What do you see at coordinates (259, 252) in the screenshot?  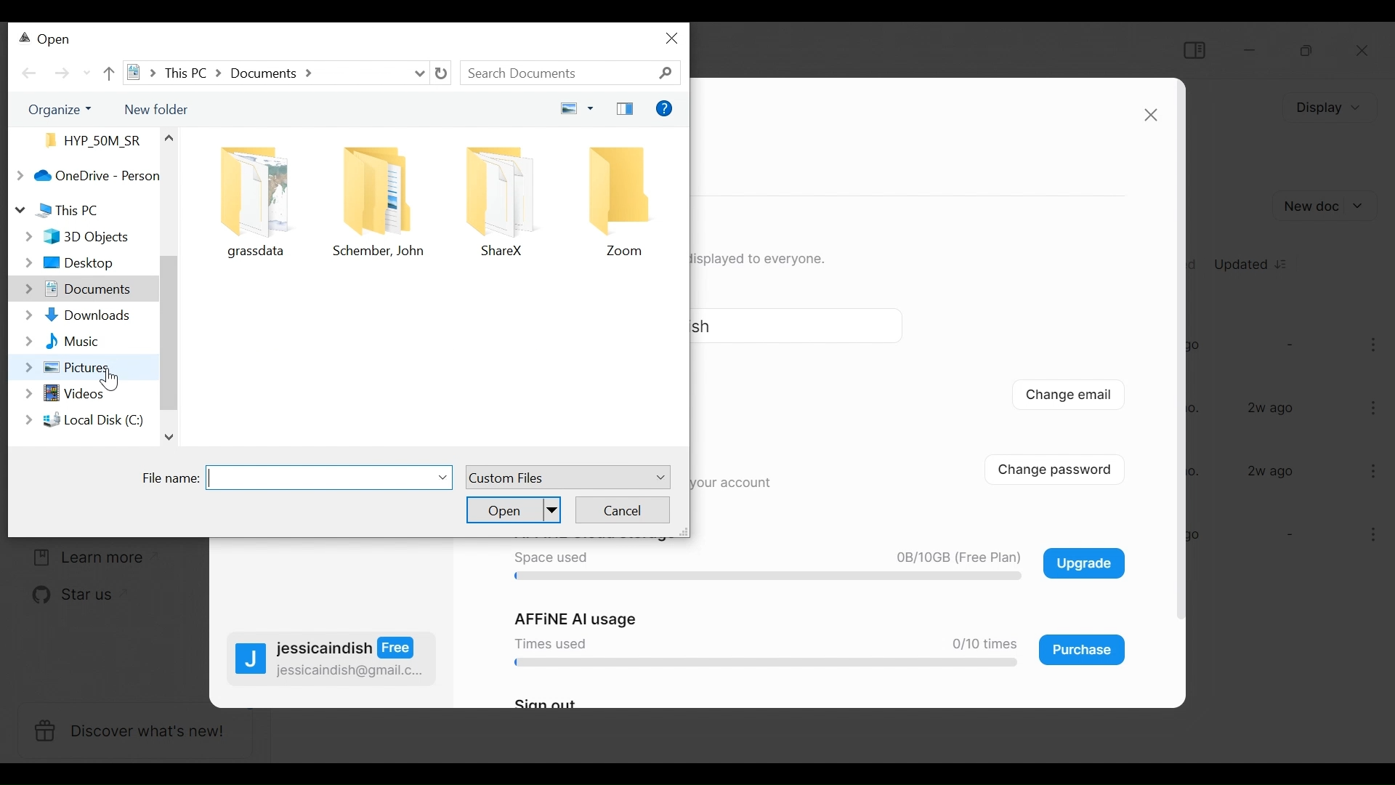 I see `grassdata` at bounding box center [259, 252].